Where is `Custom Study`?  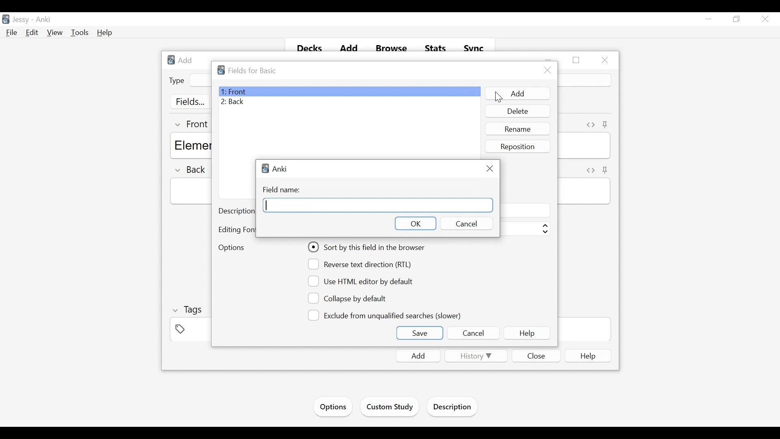
Custom Study is located at coordinates (390, 408).